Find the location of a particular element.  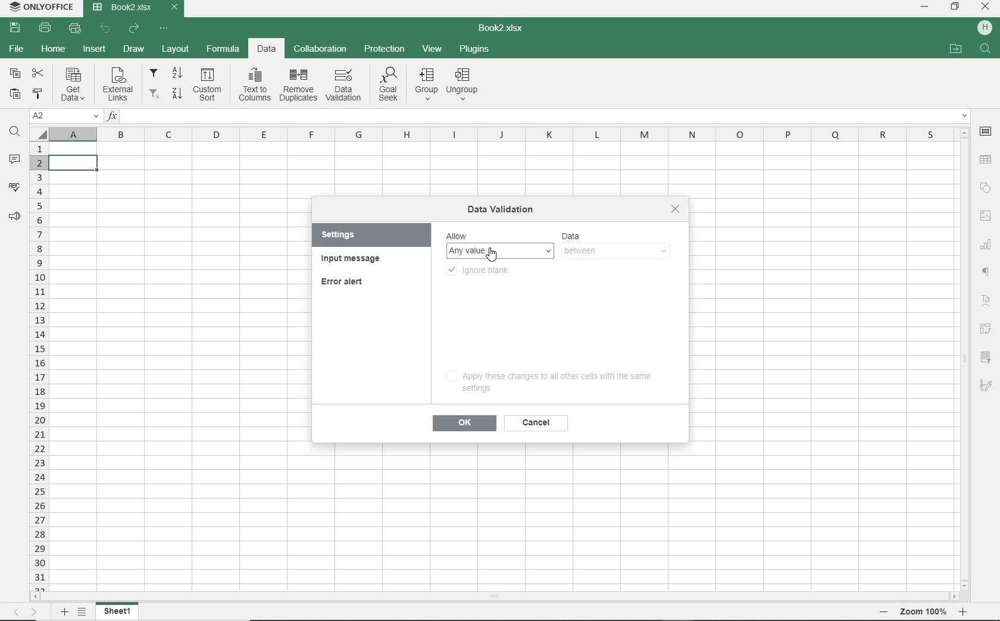

COPY is located at coordinates (14, 74).